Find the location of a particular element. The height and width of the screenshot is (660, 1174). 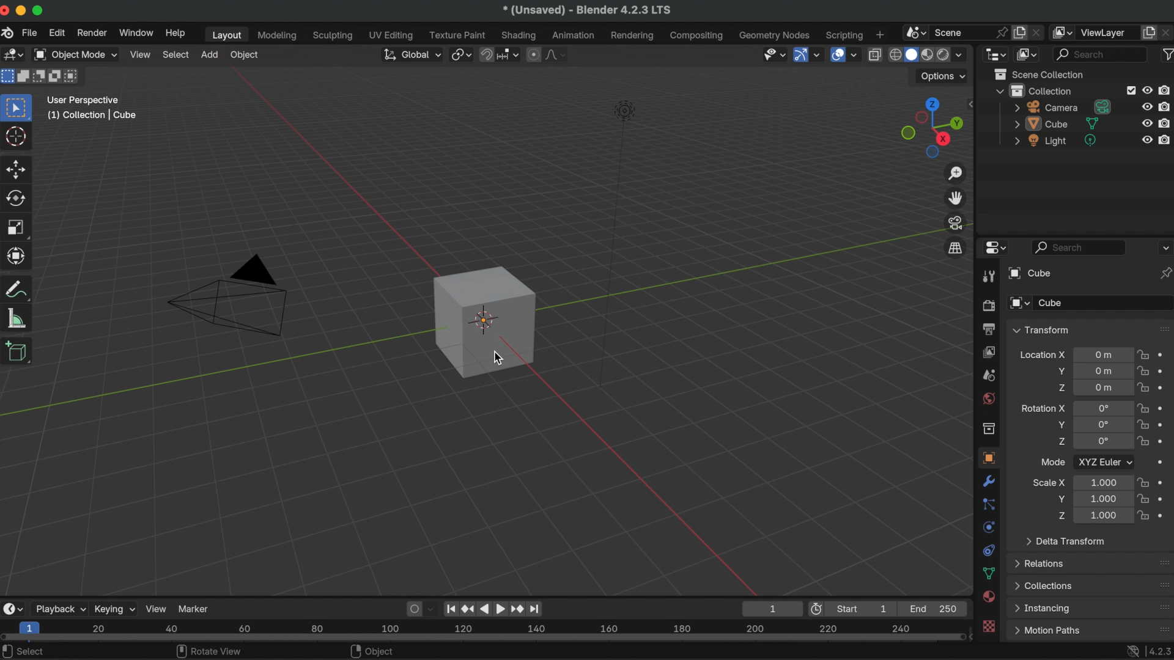

collections is located at coordinates (1044, 585).